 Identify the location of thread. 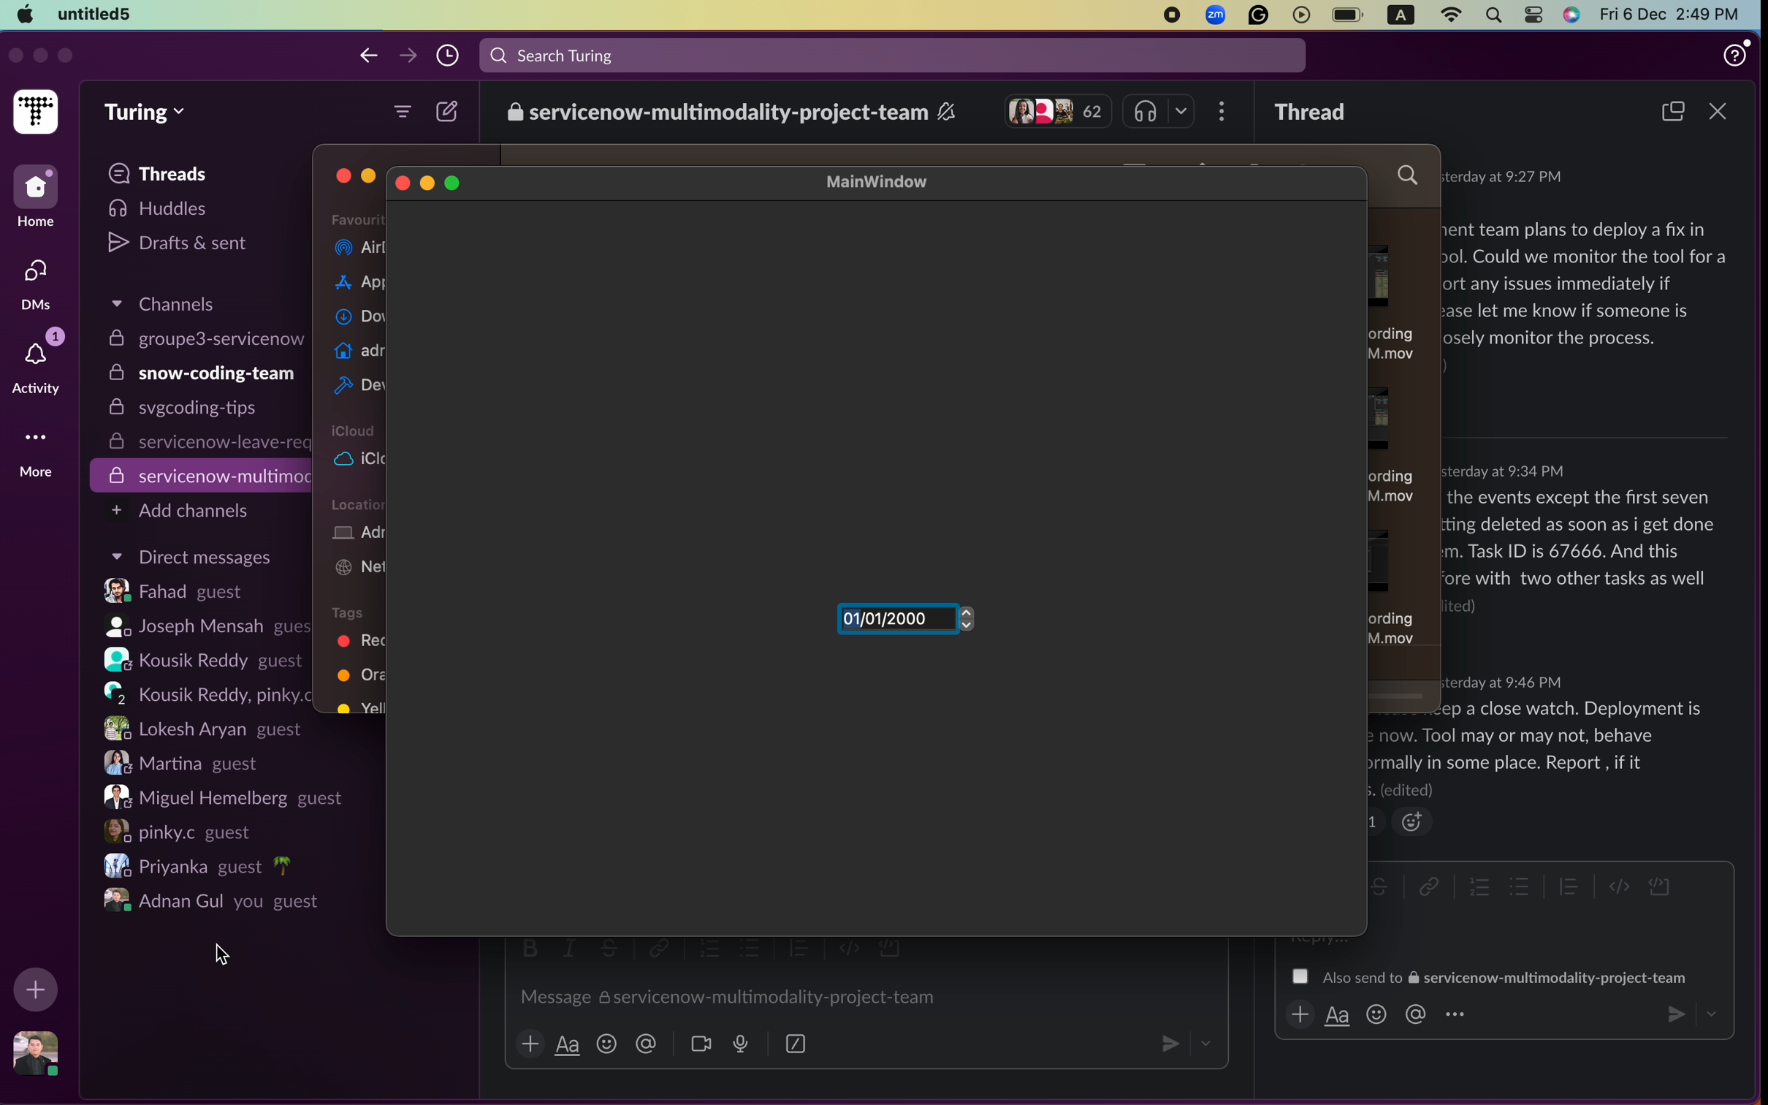
(1312, 112).